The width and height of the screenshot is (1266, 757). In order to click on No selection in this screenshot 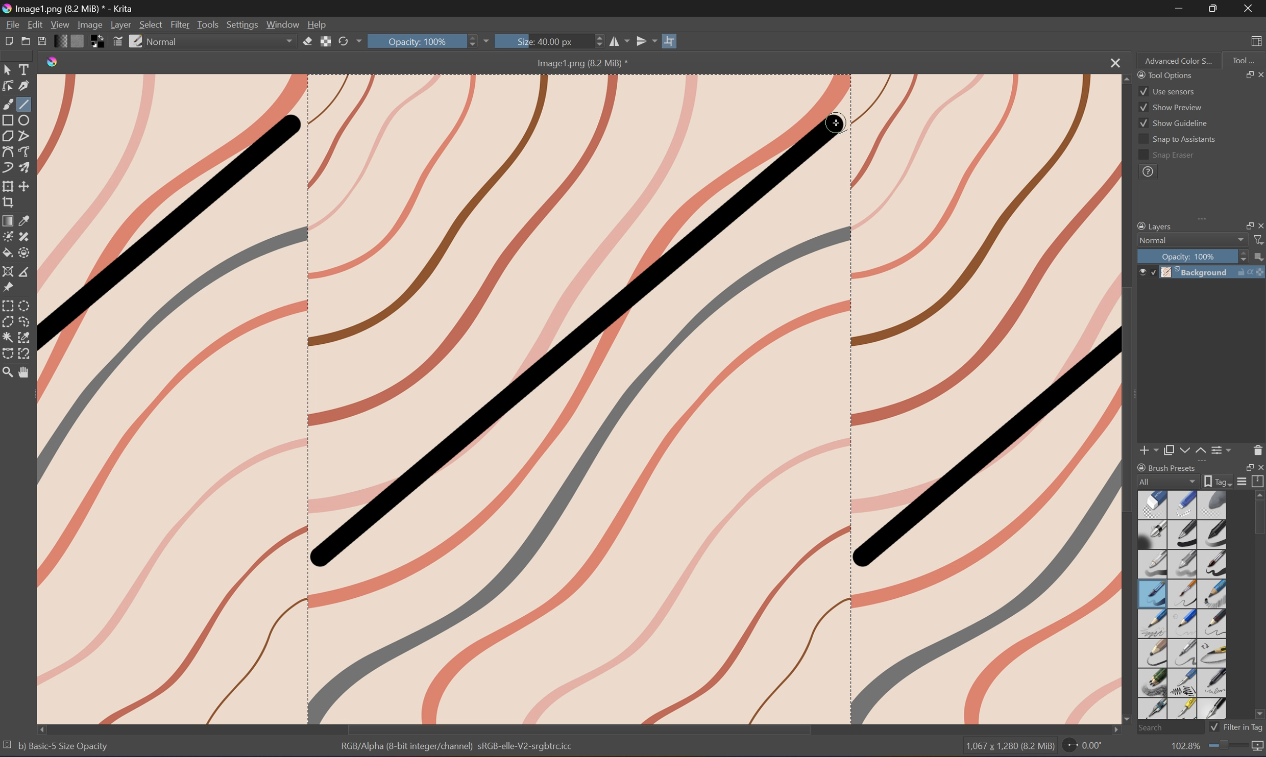, I will do `click(8, 747)`.